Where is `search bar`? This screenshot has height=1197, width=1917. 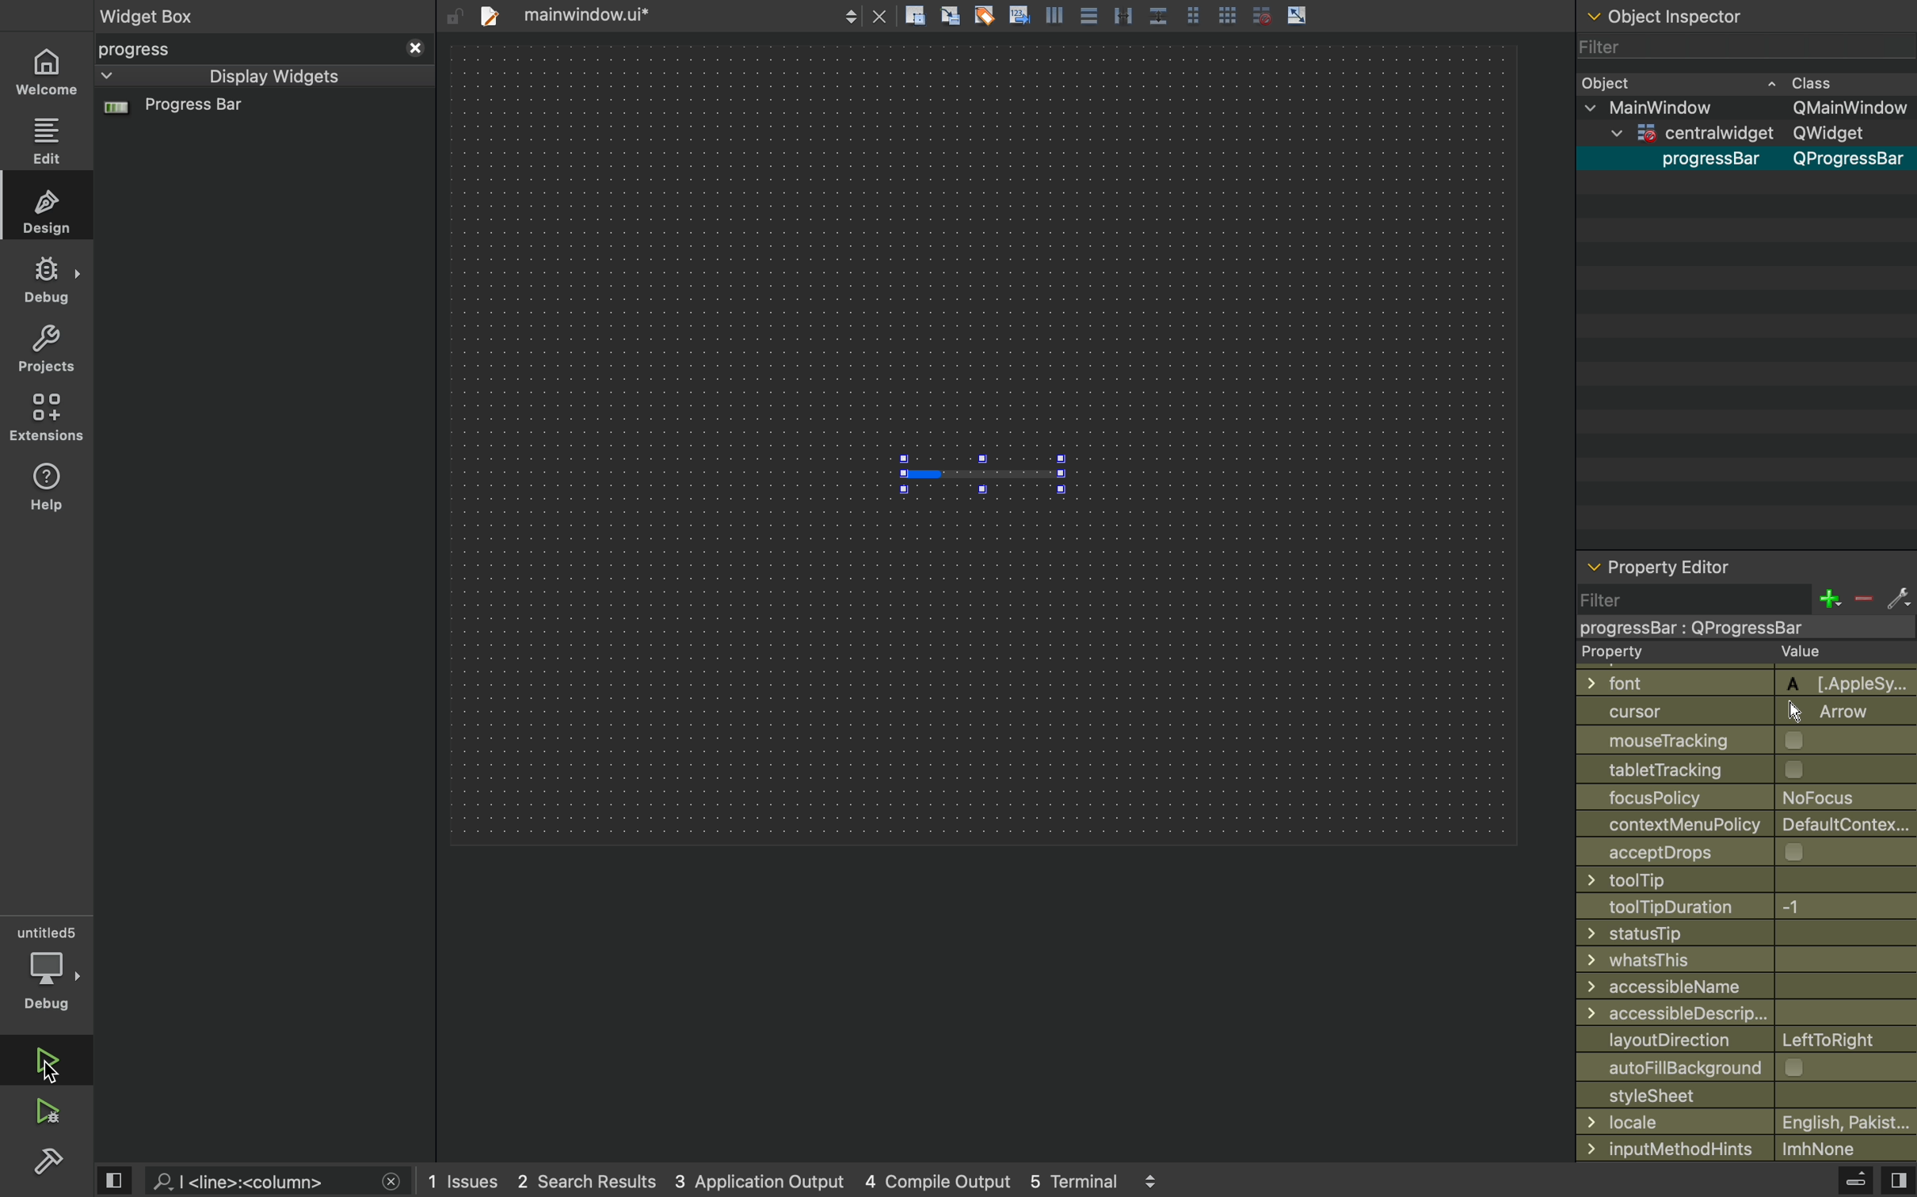
search bar is located at coordinates (275, 1181).